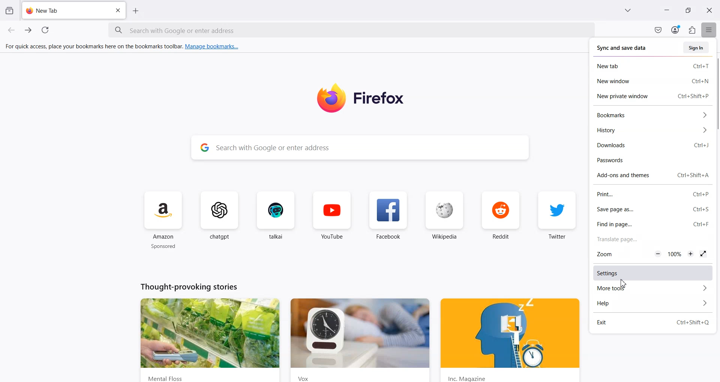 The image size is (720, 382). Describe the element at coordinates (691, 254) in the screenshot. I see `Zoom In` at that location.